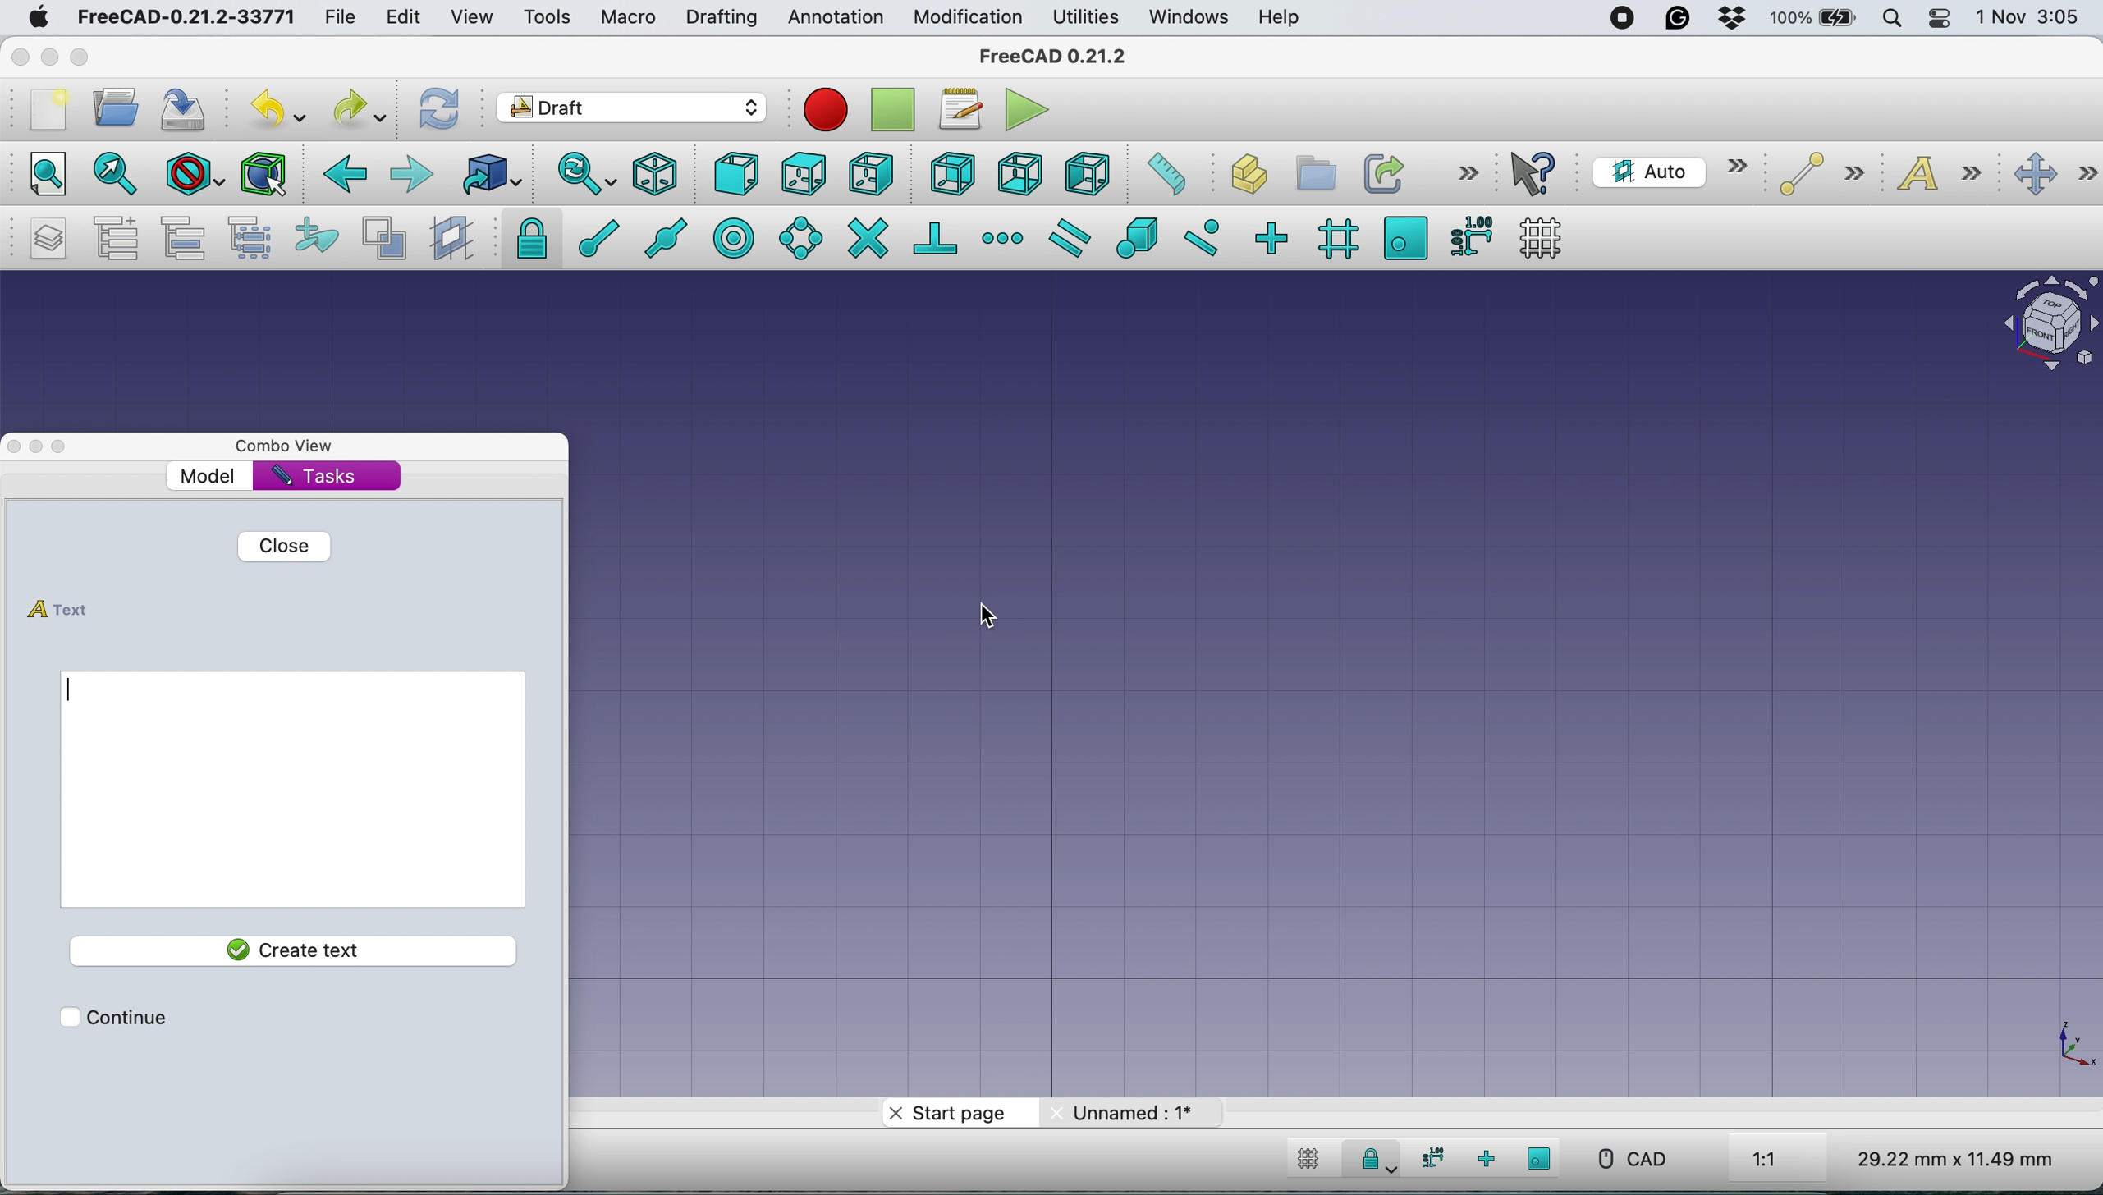 The width and height of the screenshot is (2103, 1195). Describe the element at coordinates (383, 236) in the screenshot. I see `toggle normal wireframe display` at that location.